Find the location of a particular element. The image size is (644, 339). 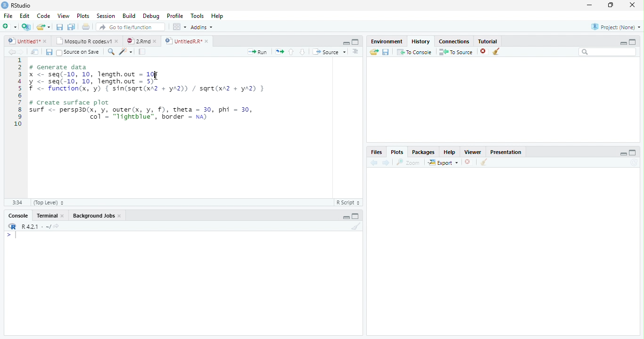

History is located at coordinates (421, 41).